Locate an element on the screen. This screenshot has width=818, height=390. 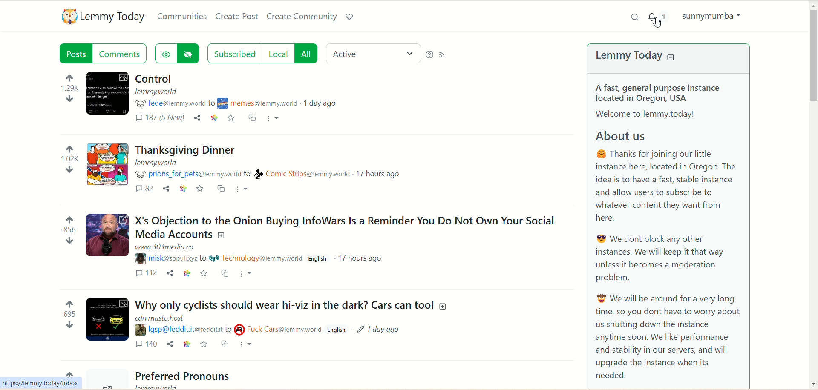
vote numbers is located at coordinates (64, 232).